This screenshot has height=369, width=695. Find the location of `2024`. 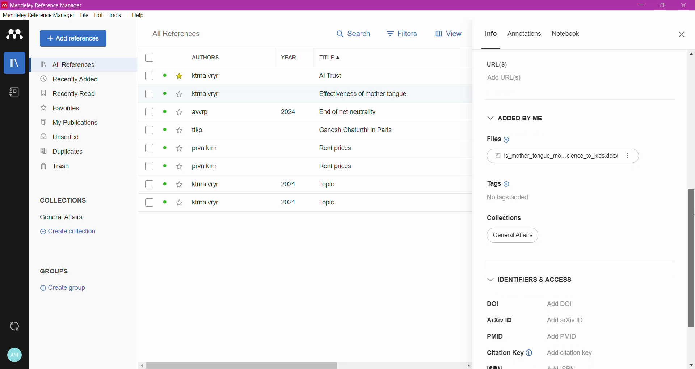

2024 is located at coordinates (282, 184).